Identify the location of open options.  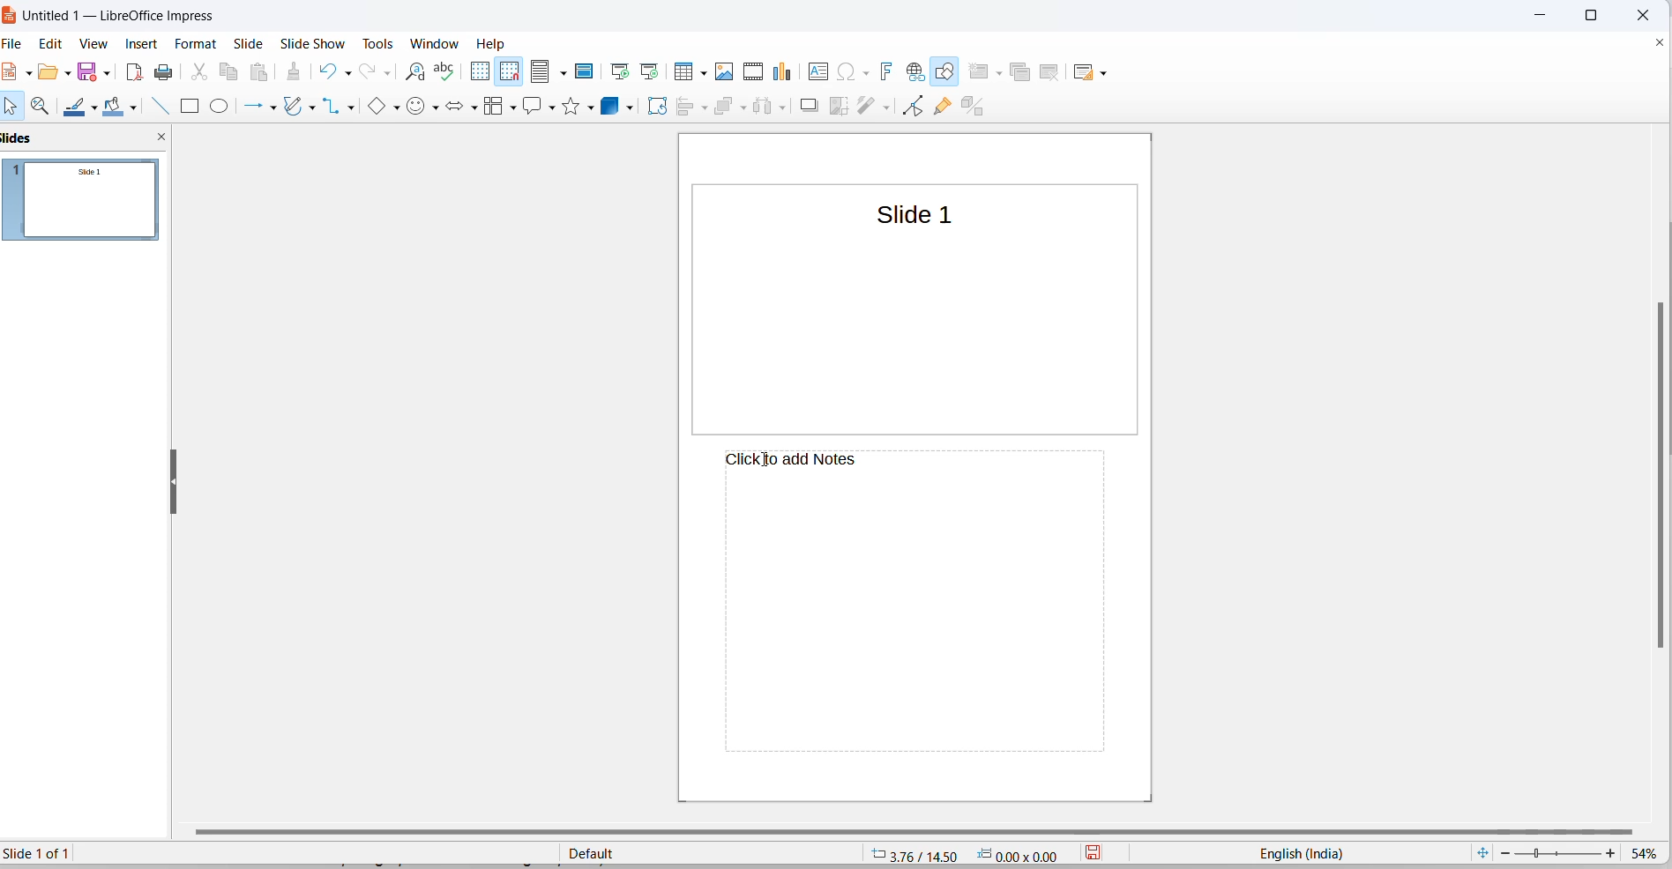
(64, 71).